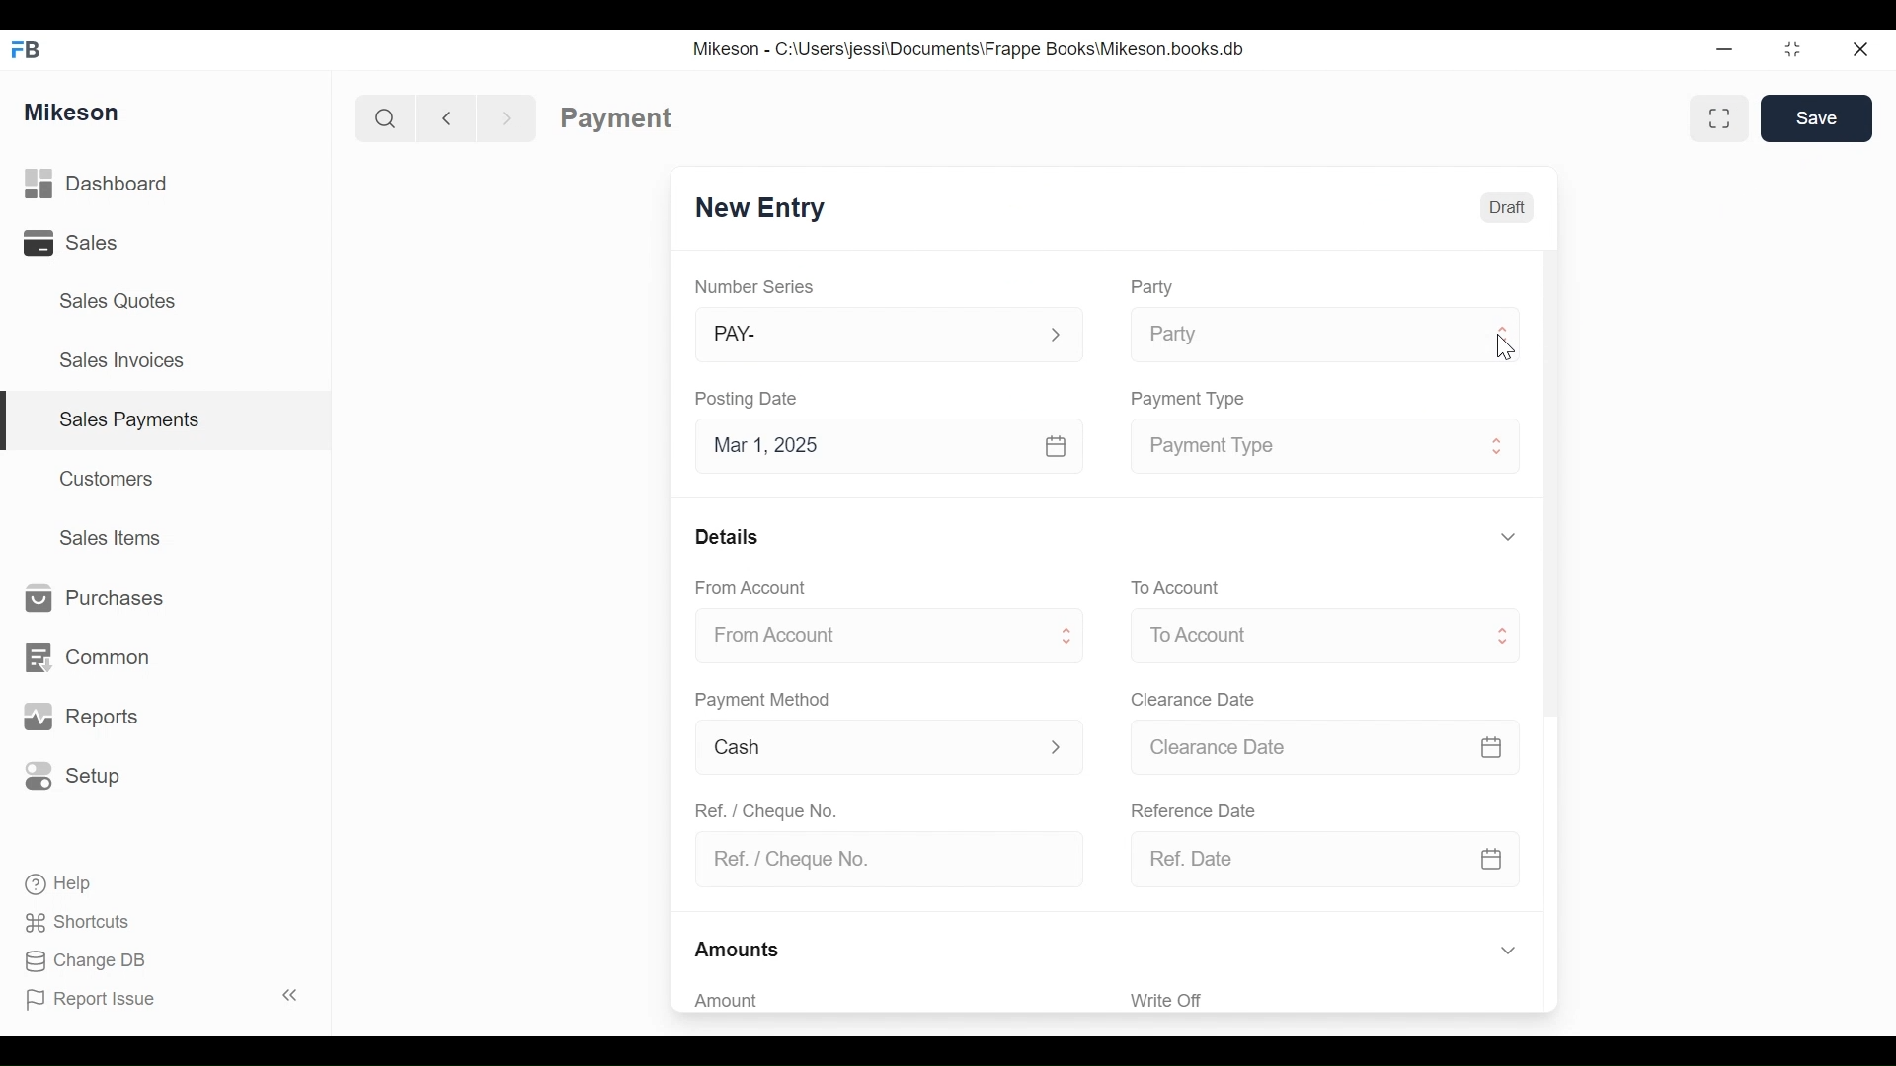 The image size is (1896, 1066). Describe the element at coordinates (889, 333) in the screenshot. I see `PAY-` at that location.